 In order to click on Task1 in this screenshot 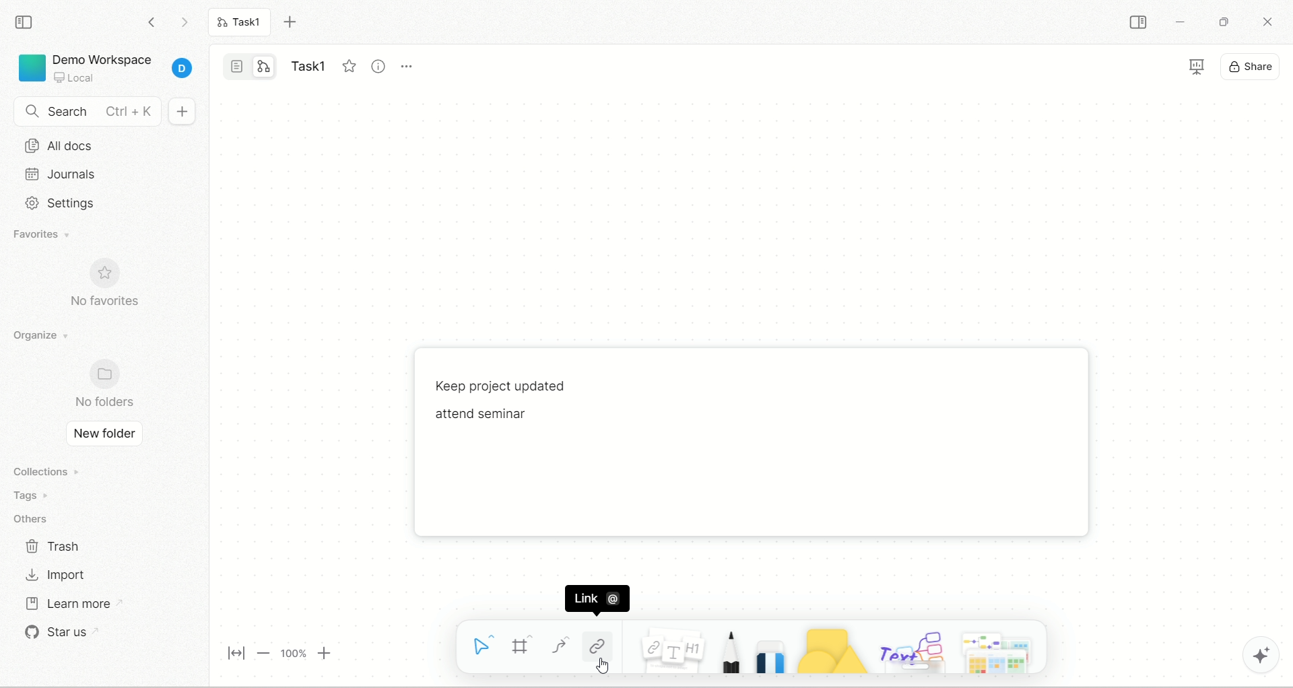, I will do `click(244, 24)`.